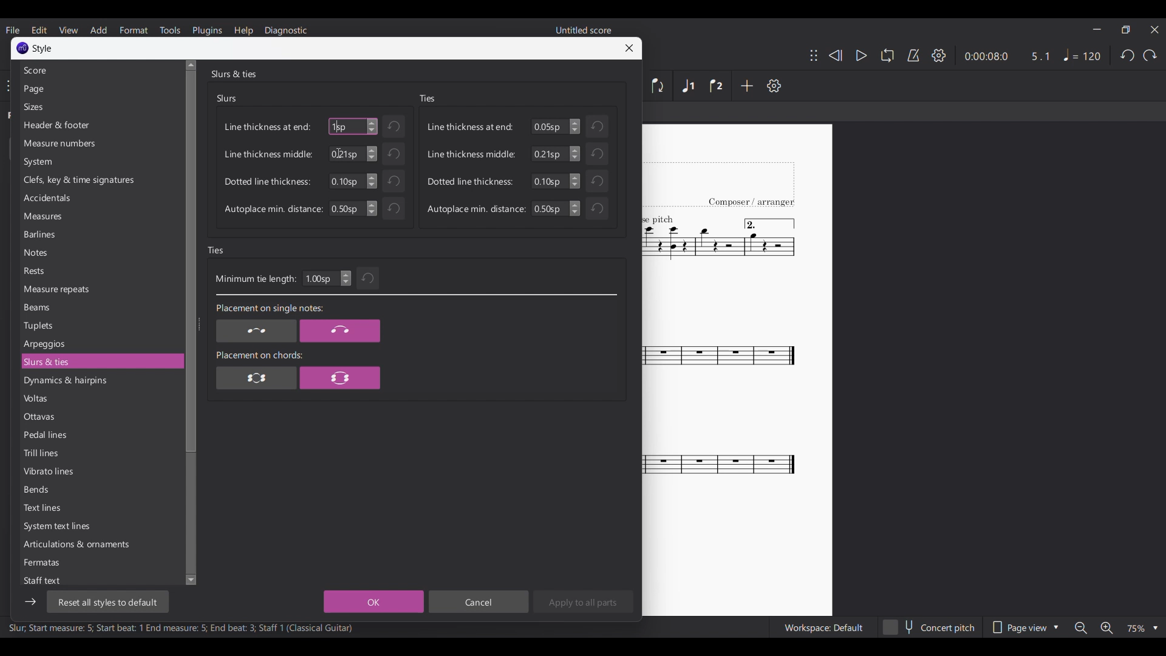 The height and width of the screenshot is (656, 1166). What do you see at coordinates (913, 55) in the screenshot?
I see `Metronome` at bounding box center [913, 55].